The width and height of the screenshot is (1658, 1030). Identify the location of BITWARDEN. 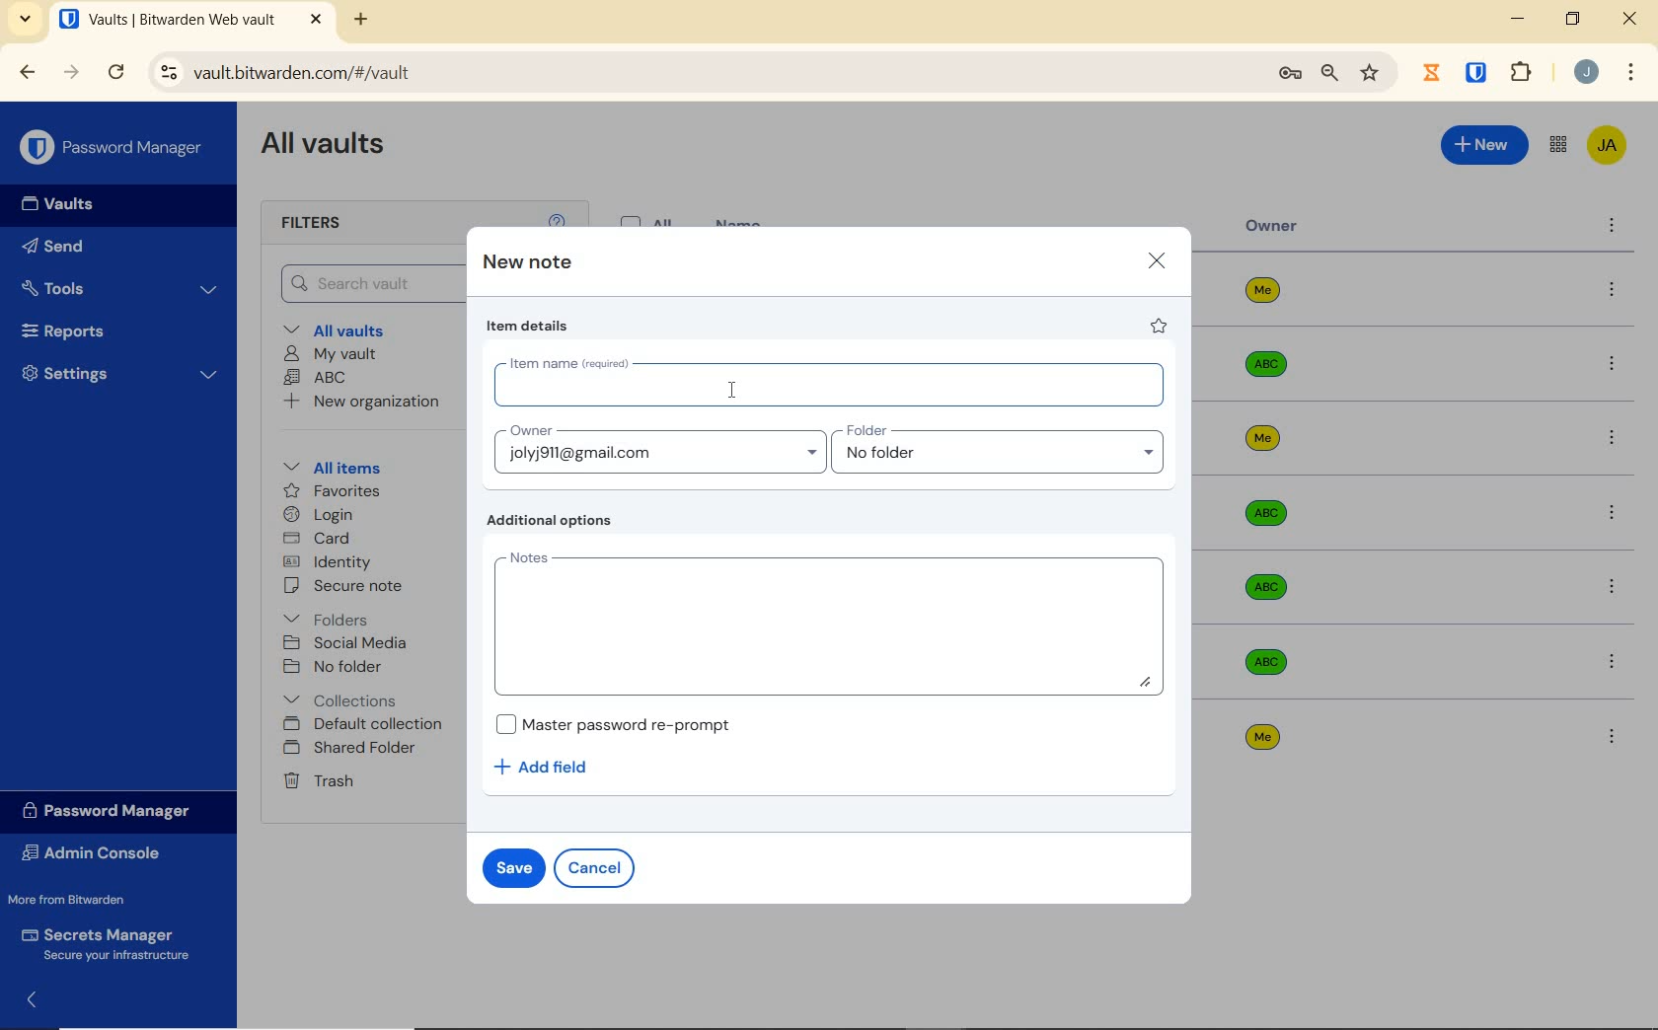
(1477, 73).